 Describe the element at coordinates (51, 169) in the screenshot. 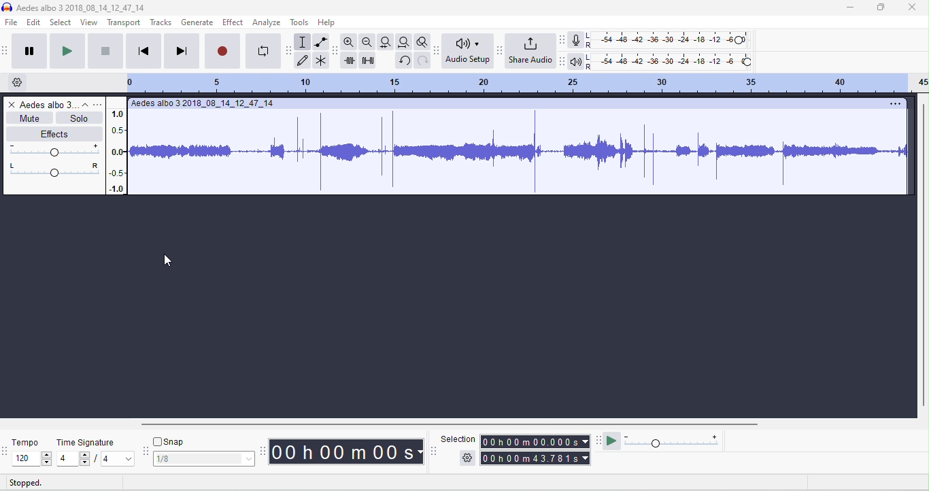

I see `pan` at that location.